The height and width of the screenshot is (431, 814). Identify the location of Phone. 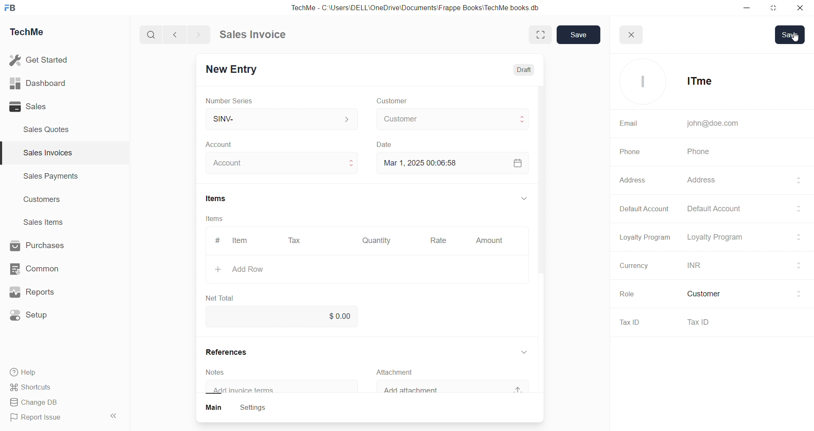
(701, 152).